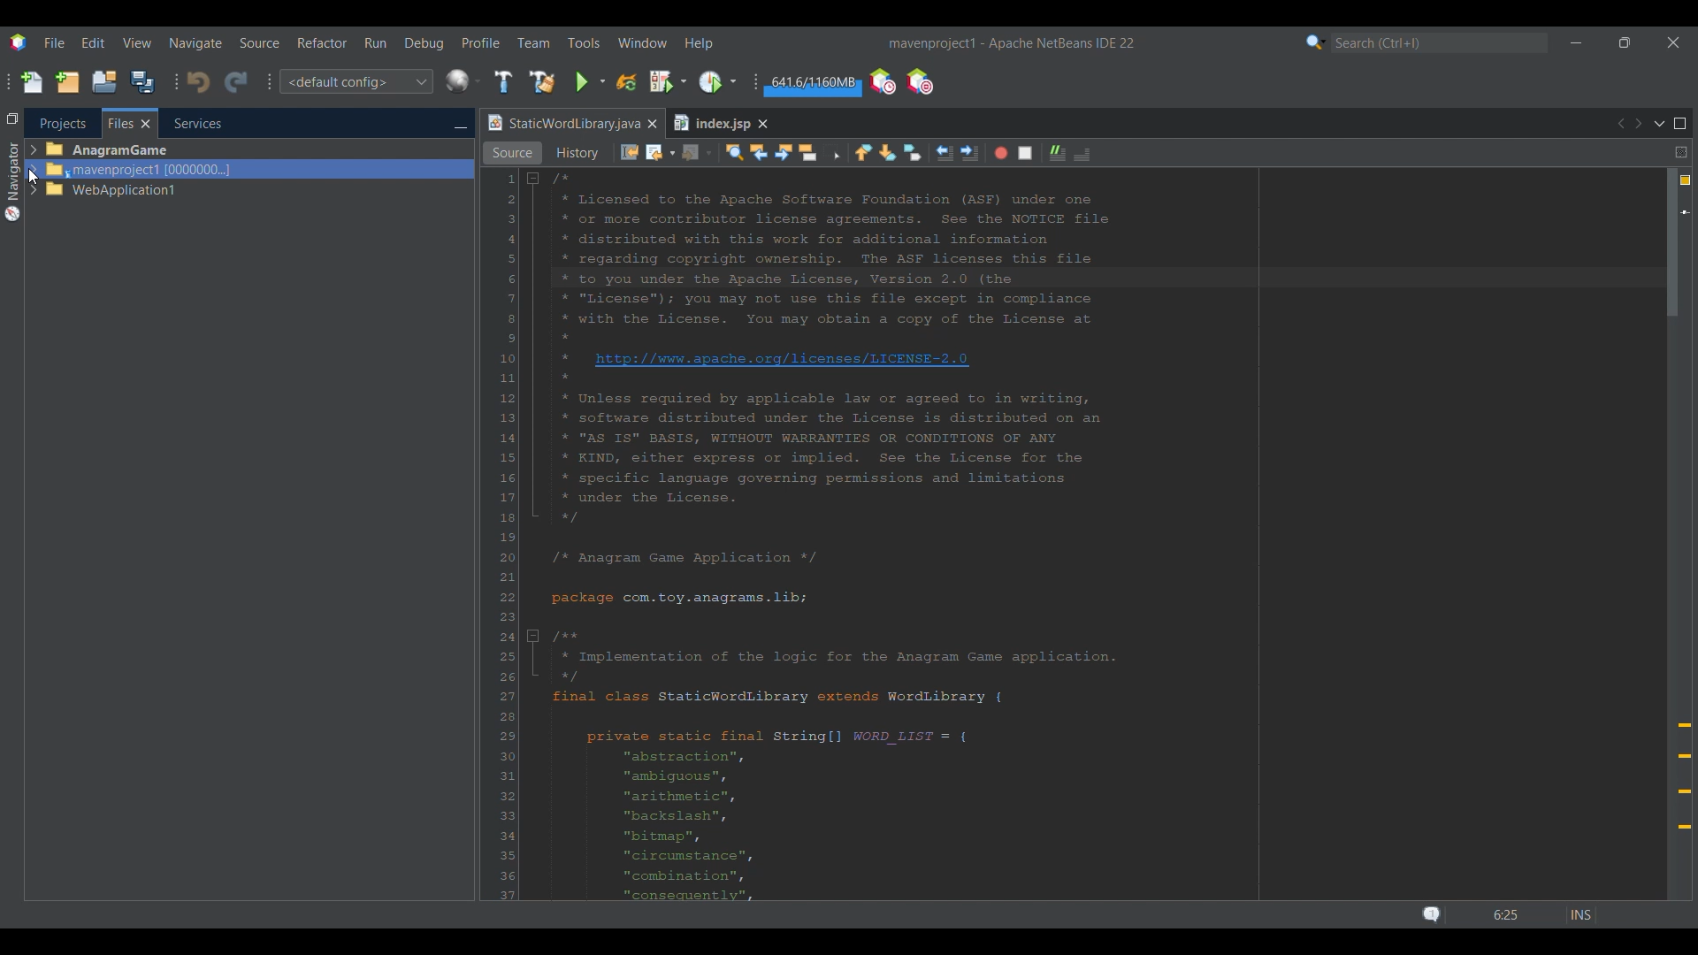  What do you see at coordinates (914, 152) in the screenshot?
I see `Toggle bookmark` at bounding box center [914, 152].